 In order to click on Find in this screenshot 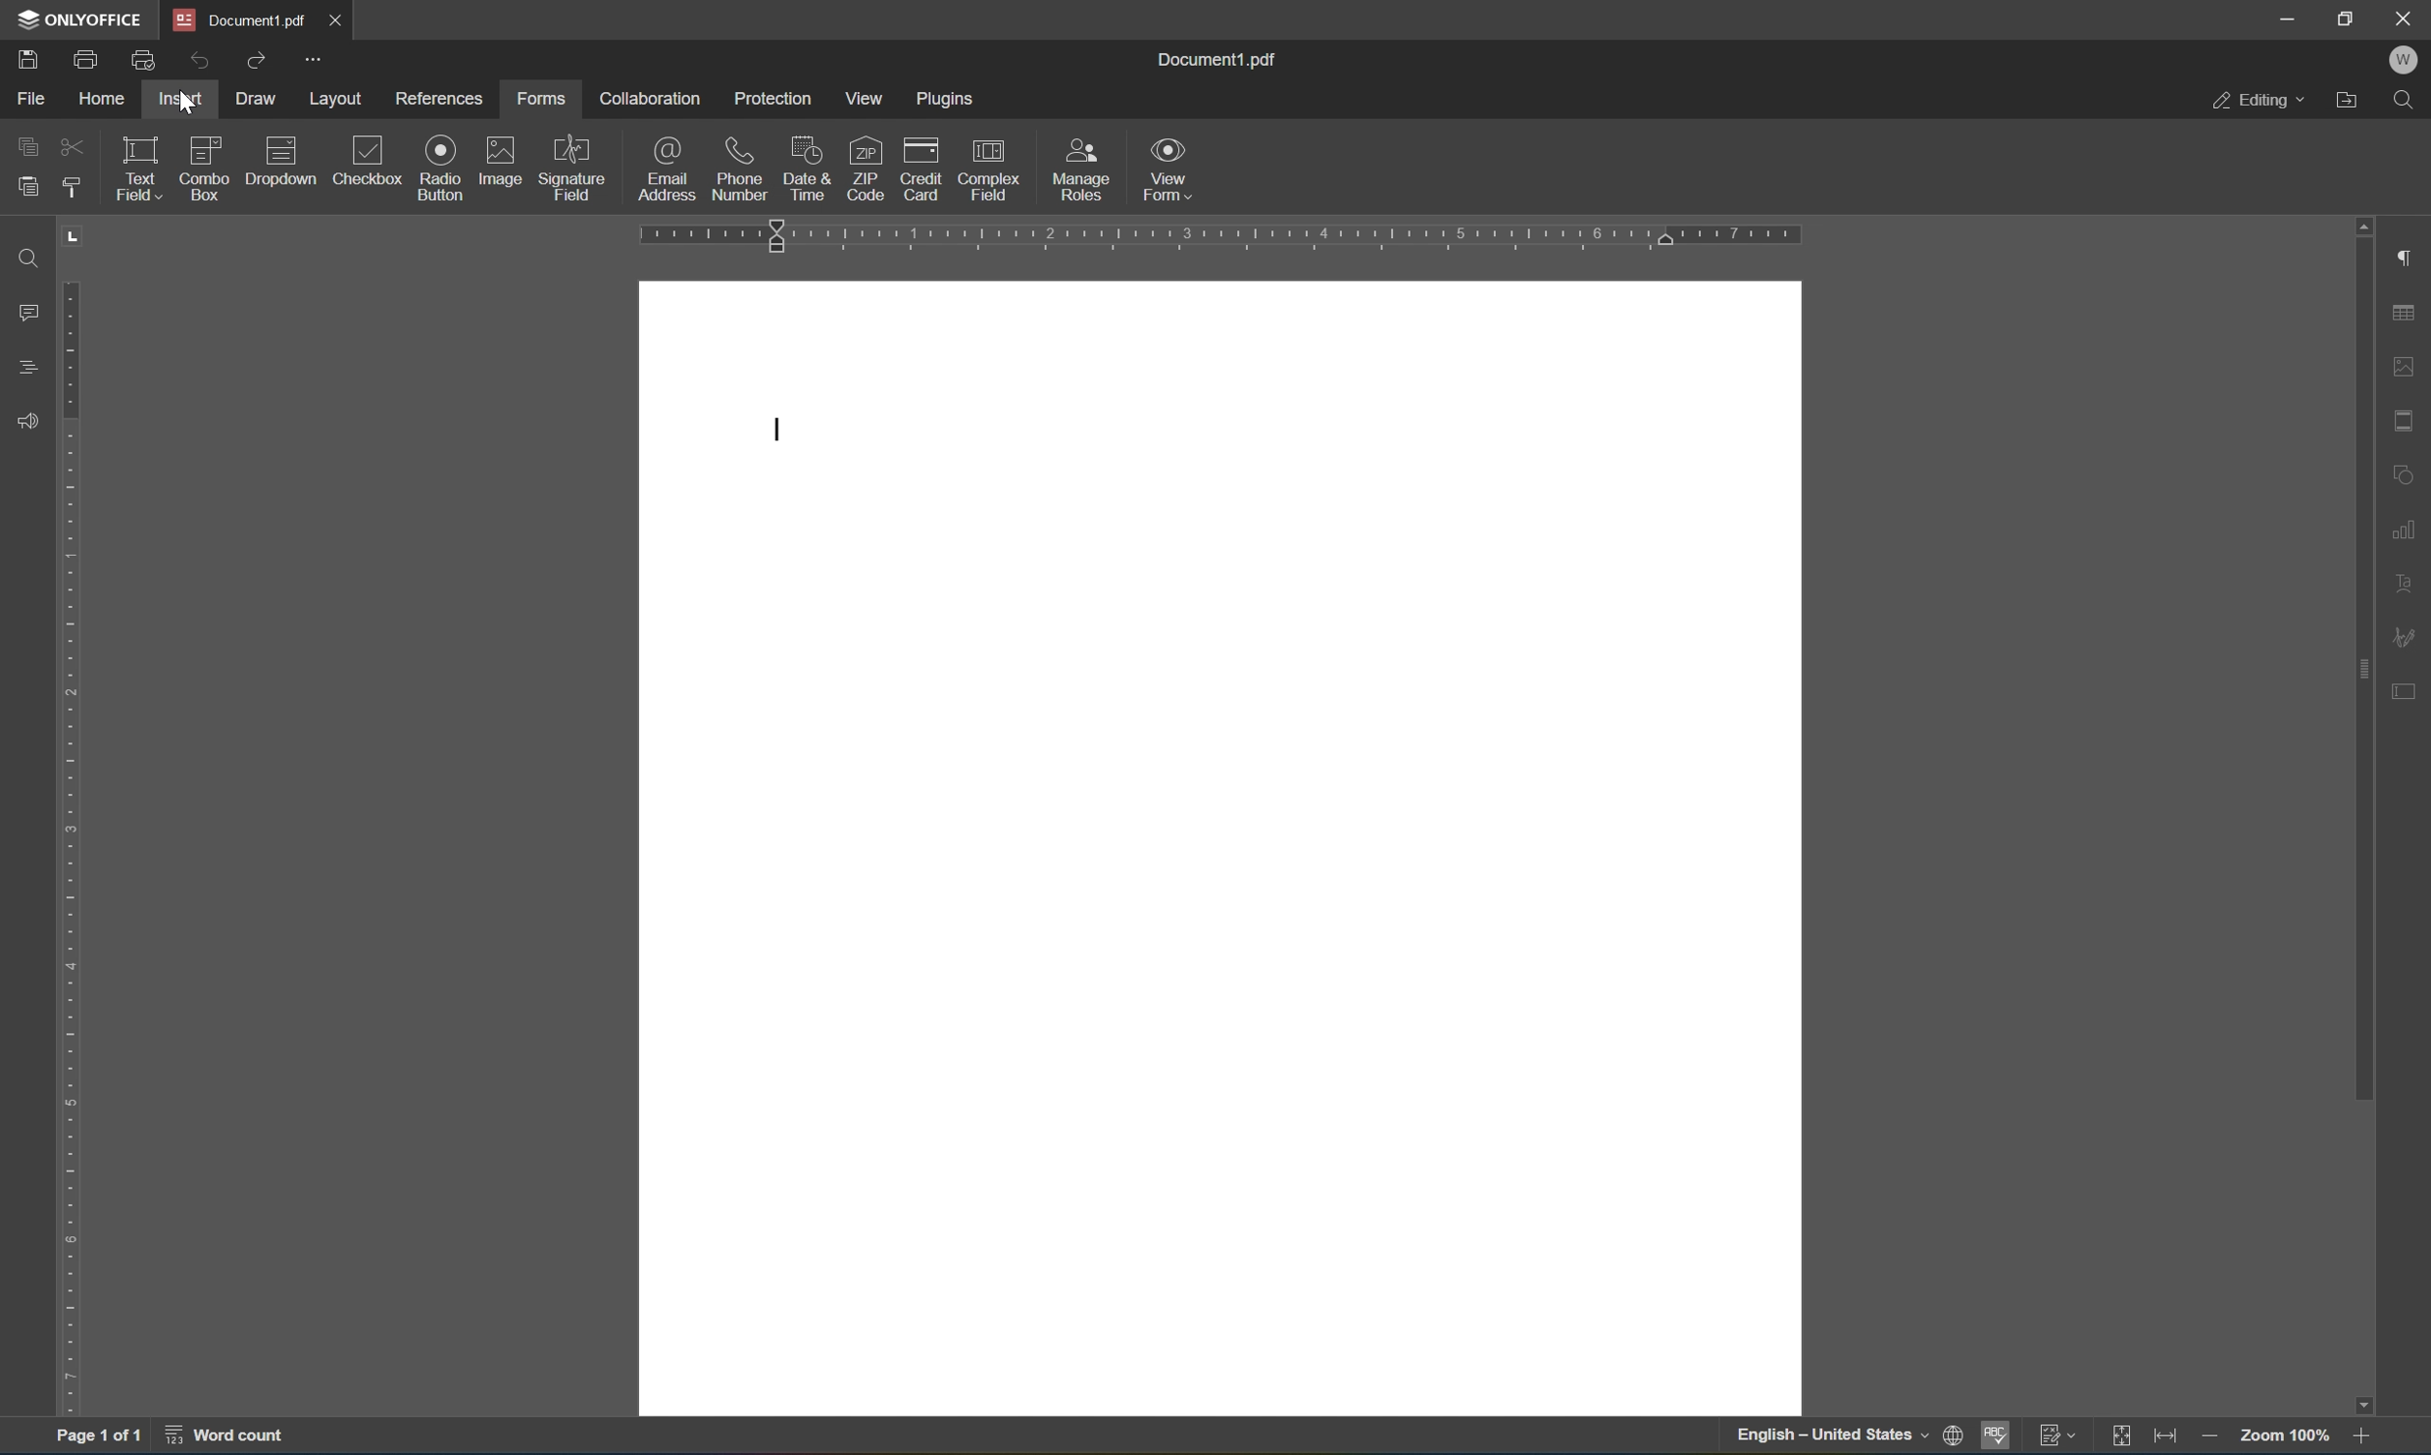, I will do `click(31, 260)`.